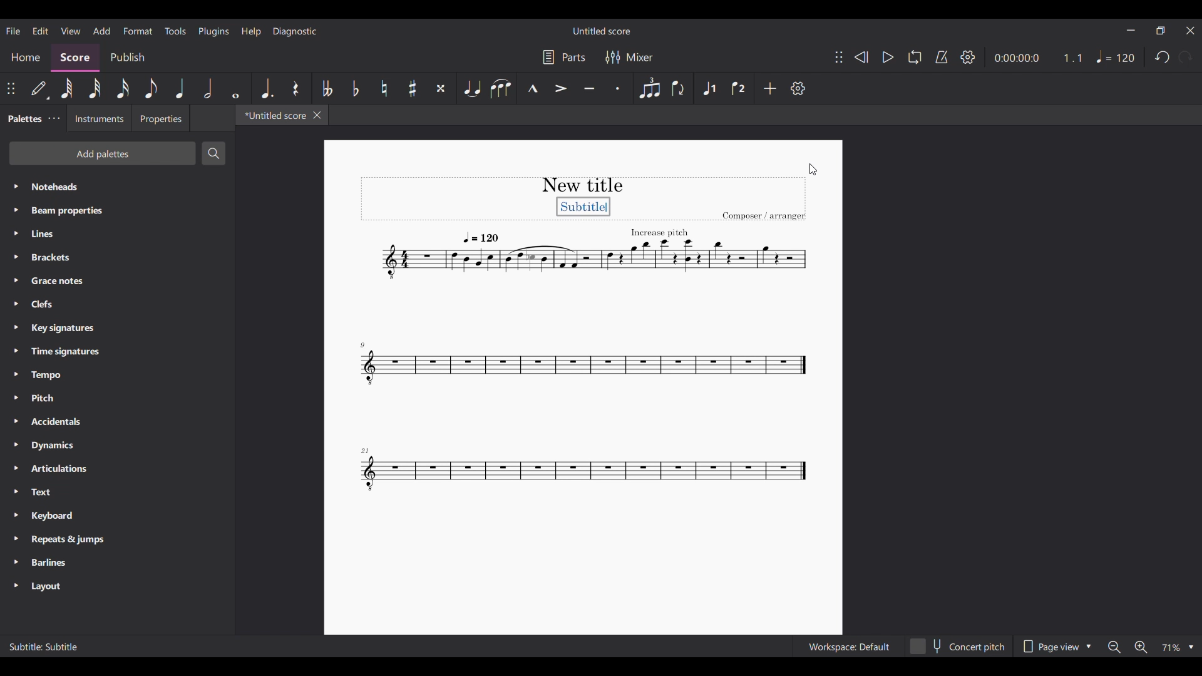  I want to click on Subtitle, so click(583, 207).